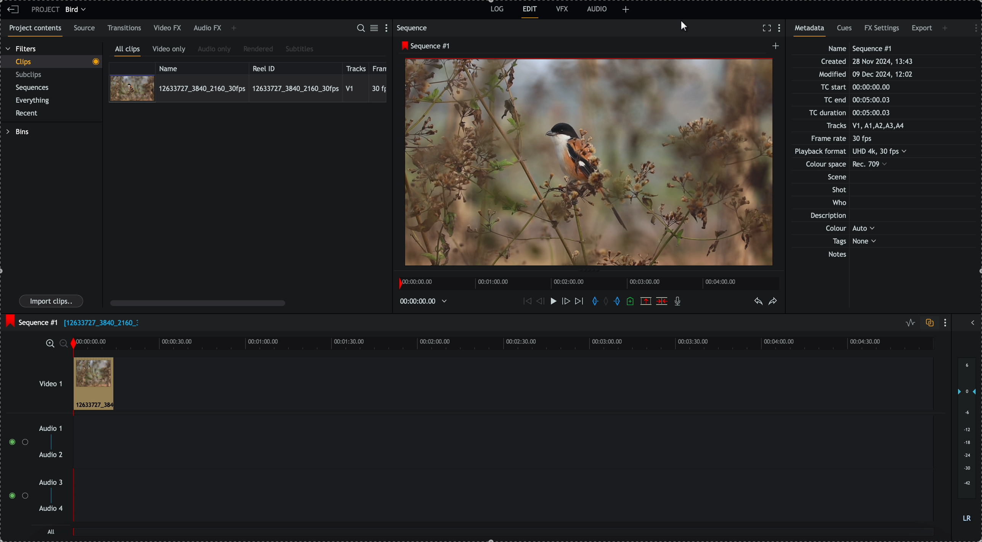  Describe the element at coordinates (562, 9) in the screenshot. I see `VFX` at that location.